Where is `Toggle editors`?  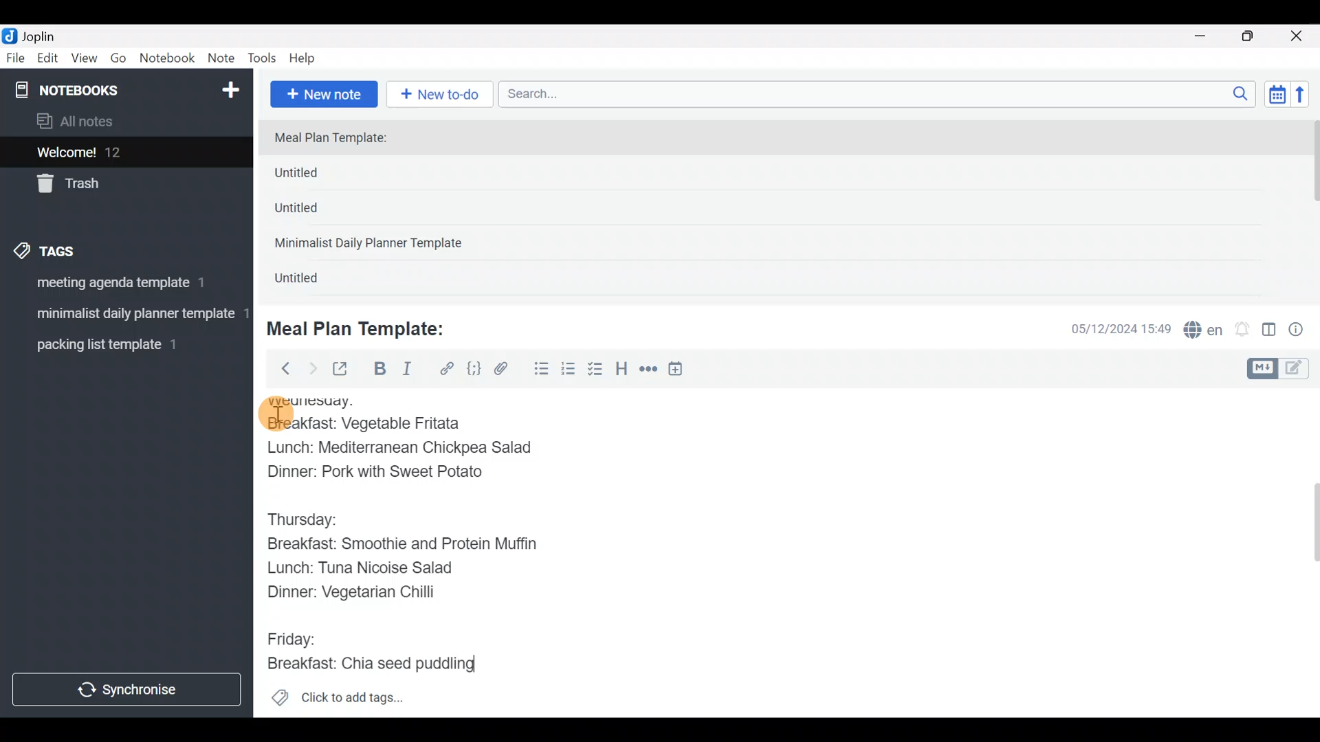
Toggle editors is located at coordinates (1281, 367).